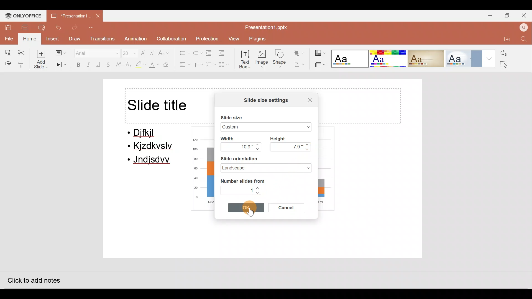 Image resolution: width=532 pixels, height=299 pixels. What do you see at coordinates (505, 38) in the screenshot?
I see `Open file location` at bounding box center [505, 38].